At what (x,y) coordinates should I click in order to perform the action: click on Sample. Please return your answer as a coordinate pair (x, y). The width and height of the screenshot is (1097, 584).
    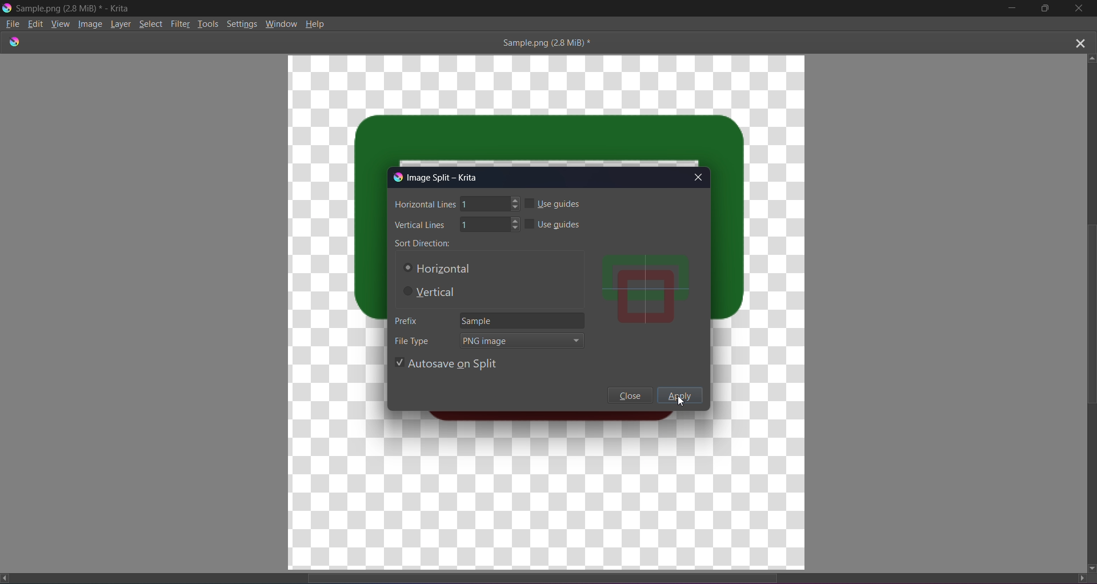
    Looking at the image, I should click on (523, 319).